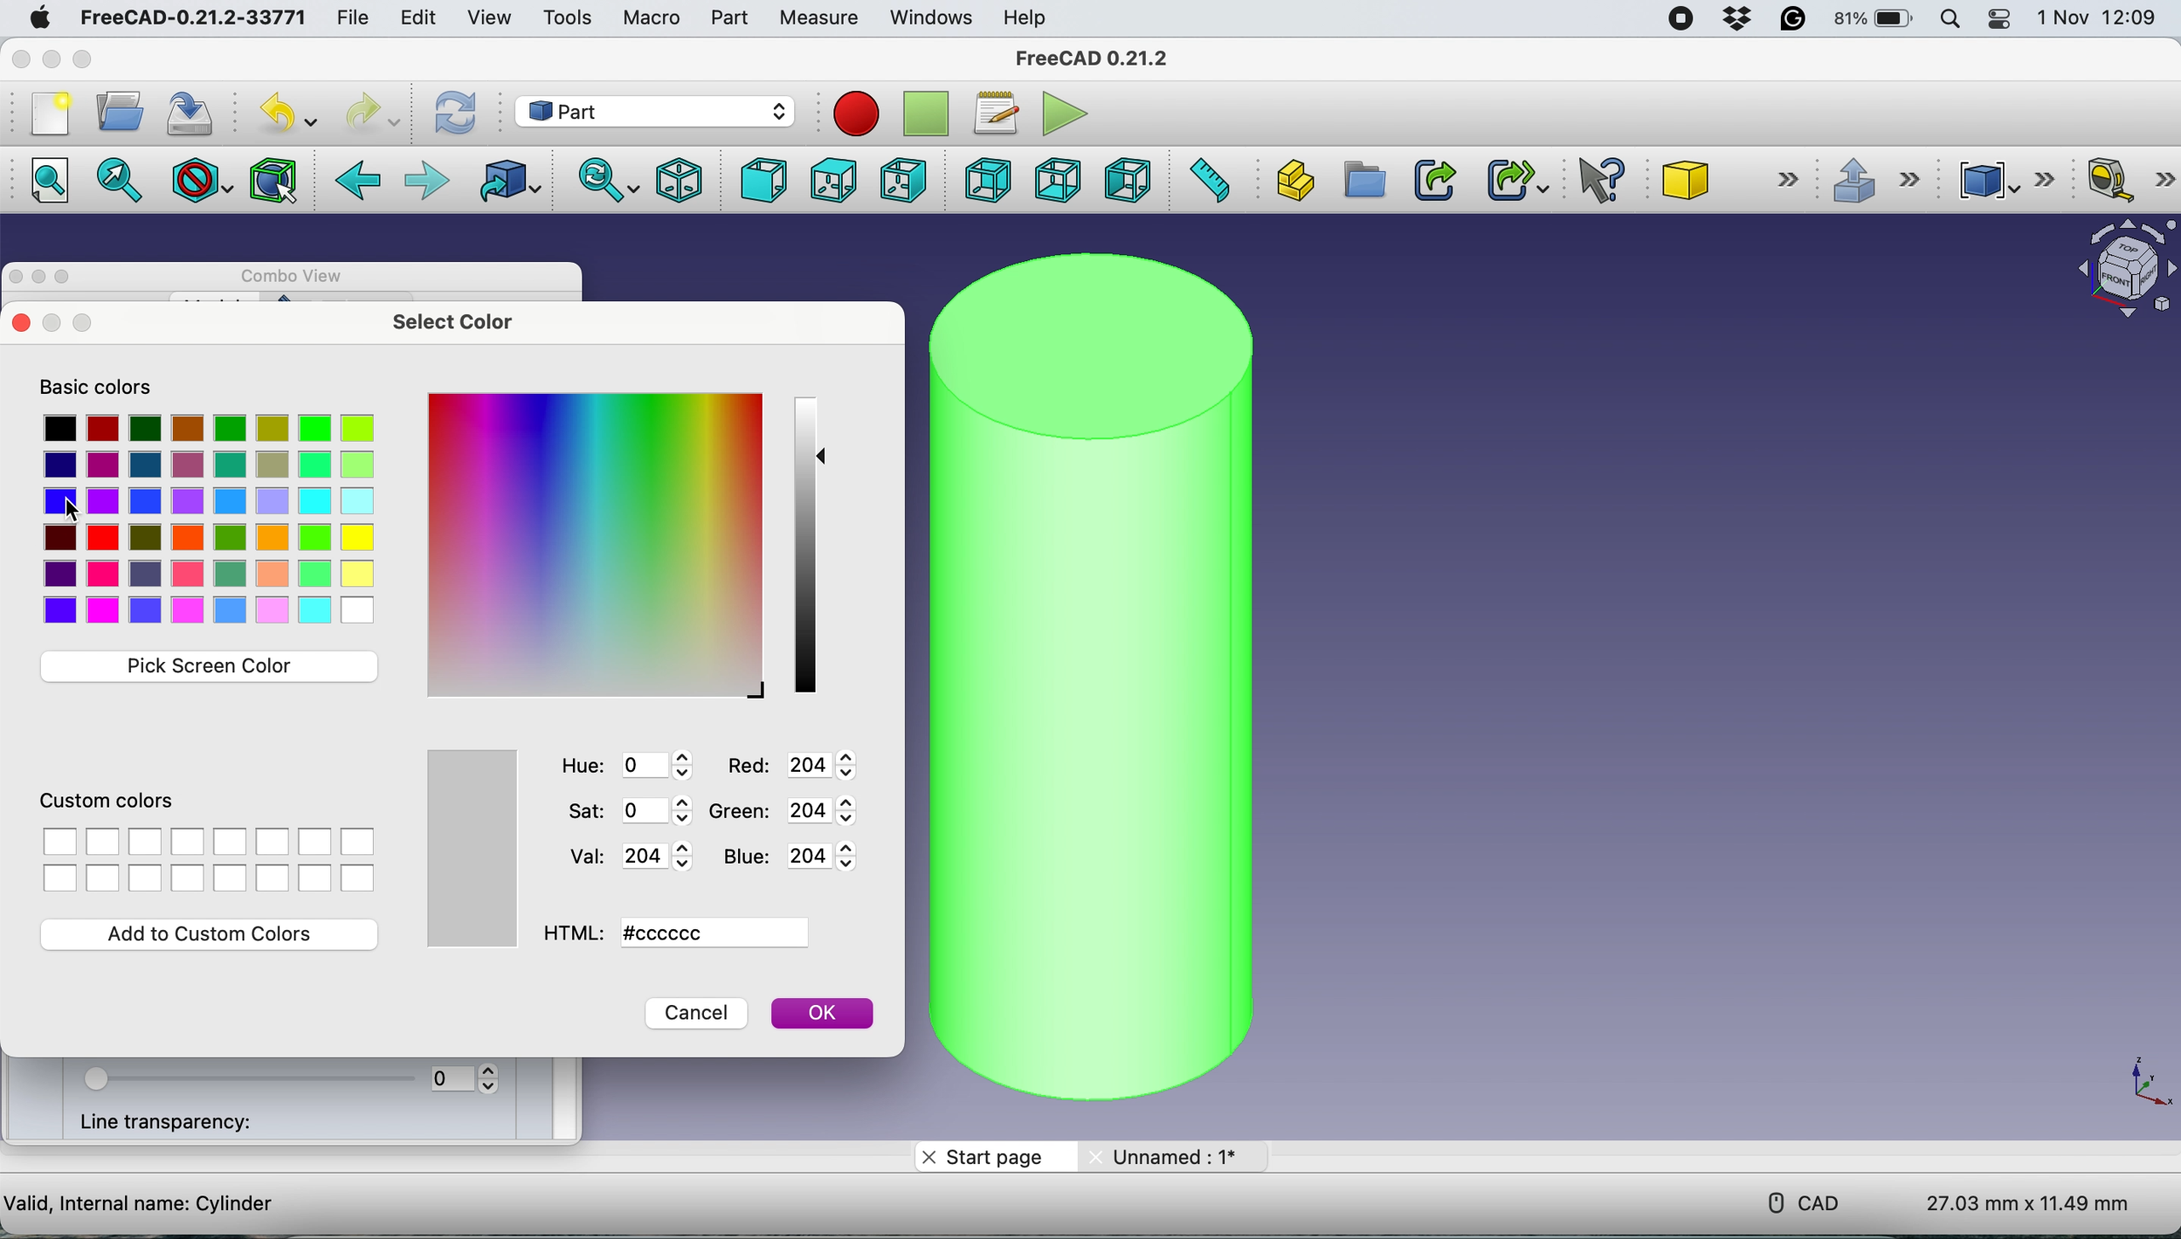 Image resolution: width=2181 pixels, height=1239 pixels. I want to click on cad, so click(1804, 1201).